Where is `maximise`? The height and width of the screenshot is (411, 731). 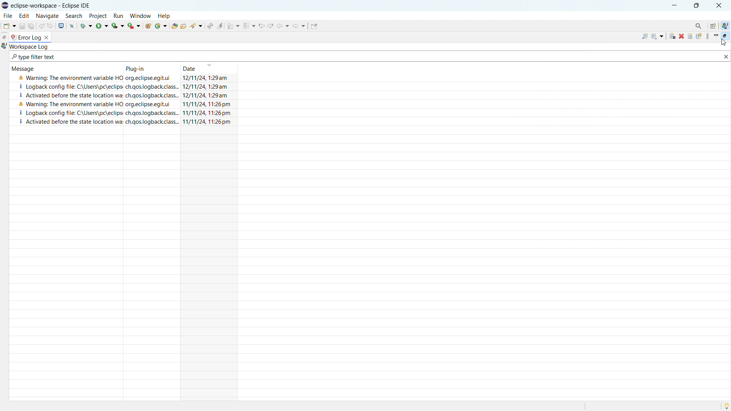
maximise is located at coordinates (697, 6).